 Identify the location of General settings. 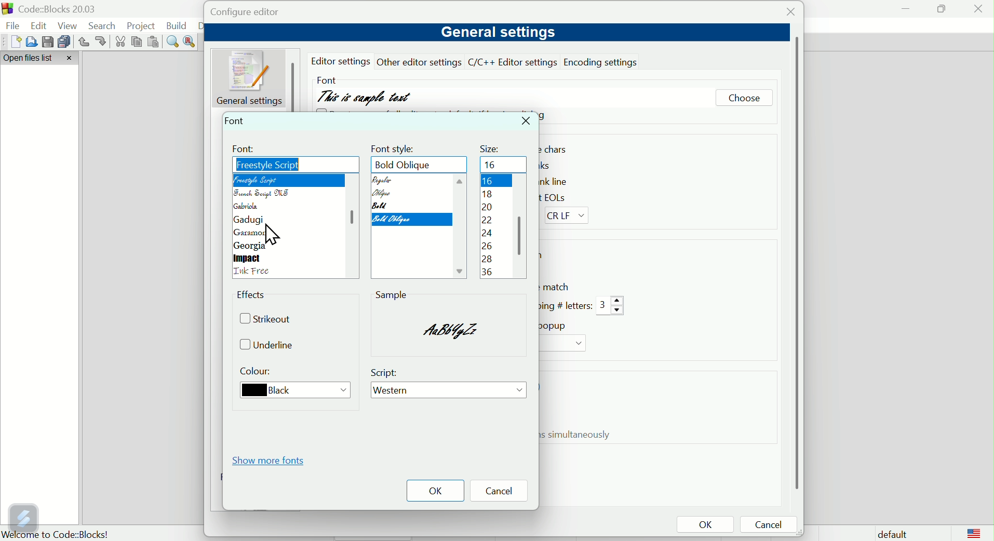
(496, 33).